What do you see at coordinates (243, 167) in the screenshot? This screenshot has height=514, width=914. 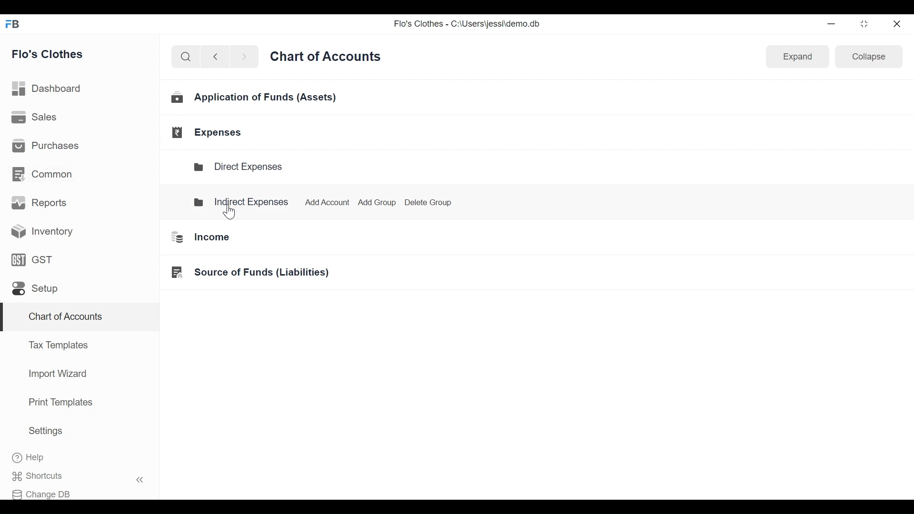 I see `Direct Expenses` at bounding box center [243, 167].